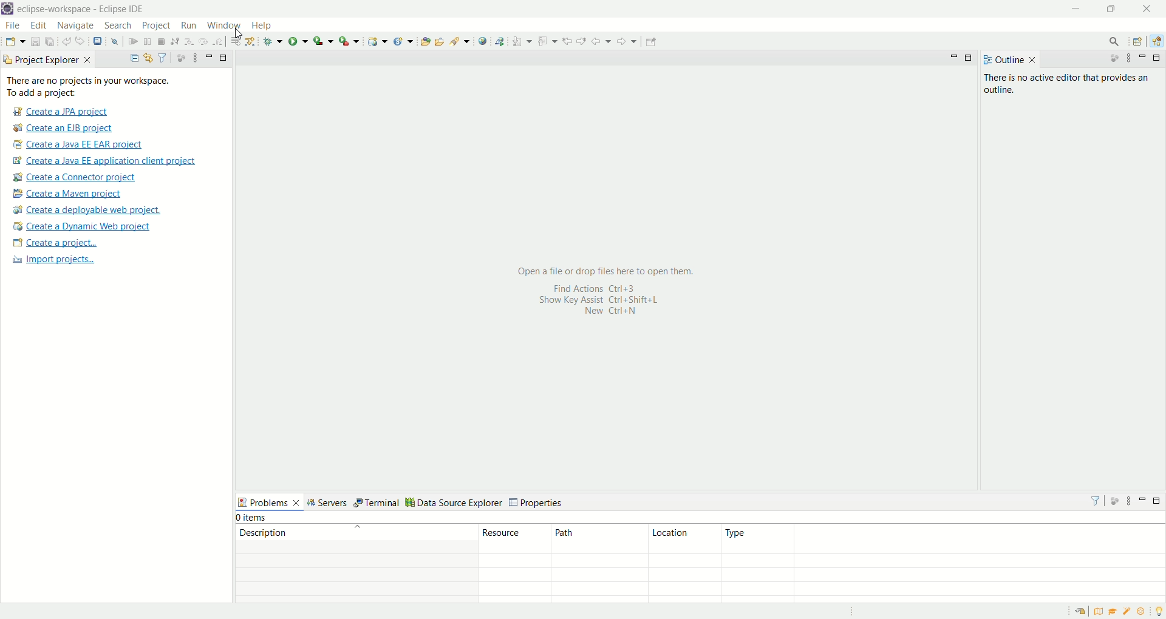 This screenshot has width=1166, height=619. Describe the element at coordinates (1079, 612) in the screenshot. I see `restore welcome` at that location.